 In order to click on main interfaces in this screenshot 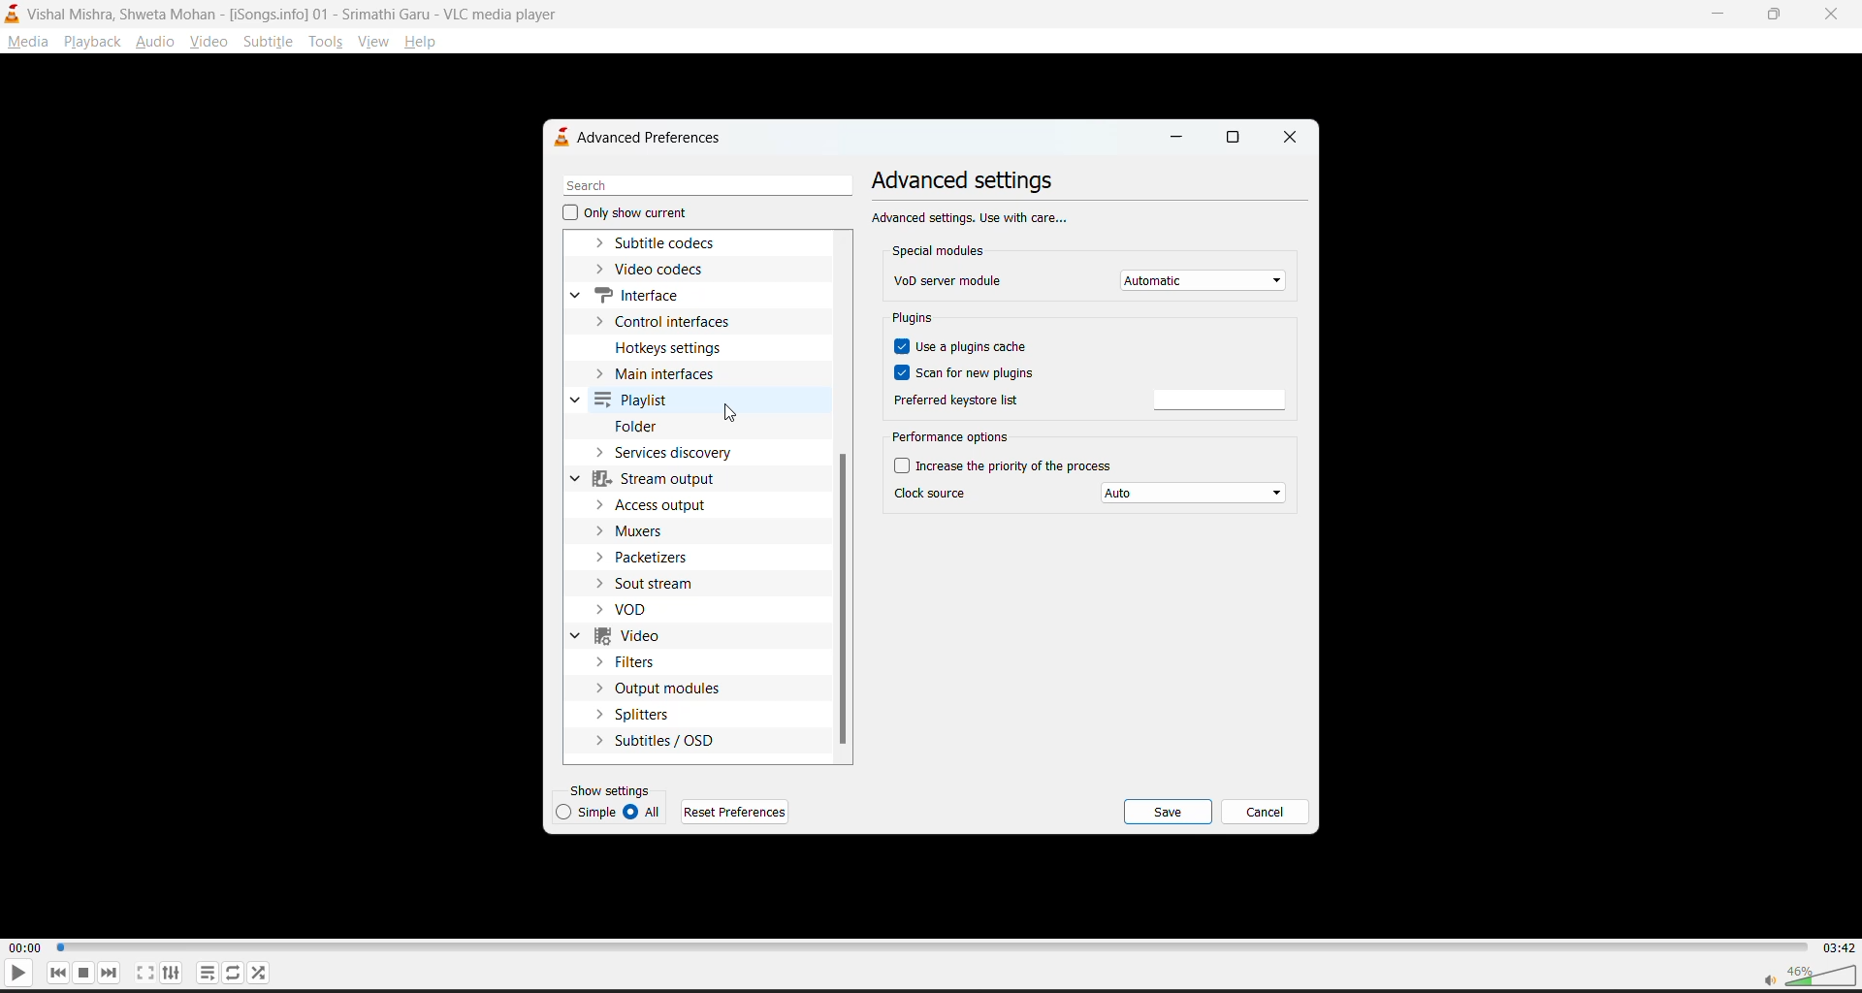, I will do `click(663, 376)`.